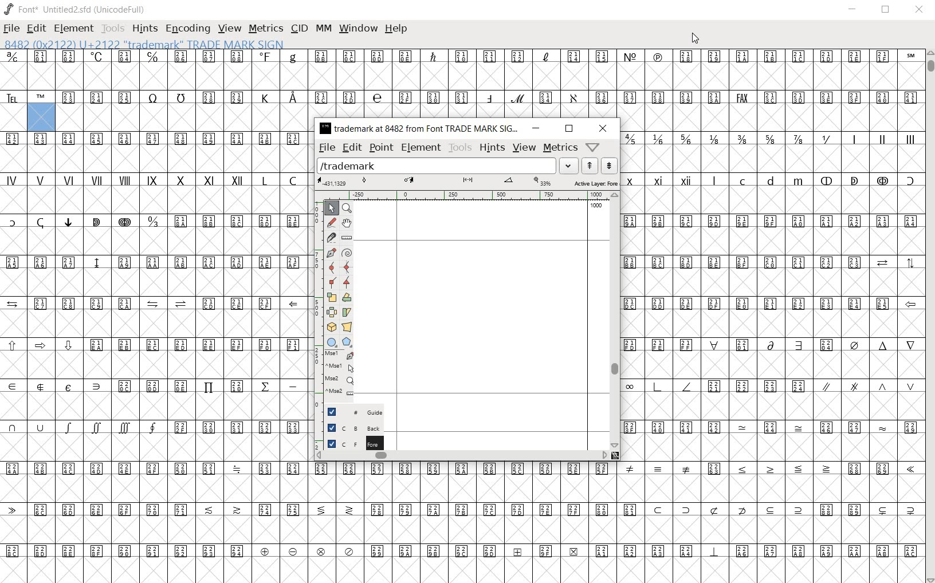 The height and width of the screenshot is (583, 935). Describe the element at coordinates (331, 252) in the screenshot. I see `add a point, then drag out its control points` at that location.